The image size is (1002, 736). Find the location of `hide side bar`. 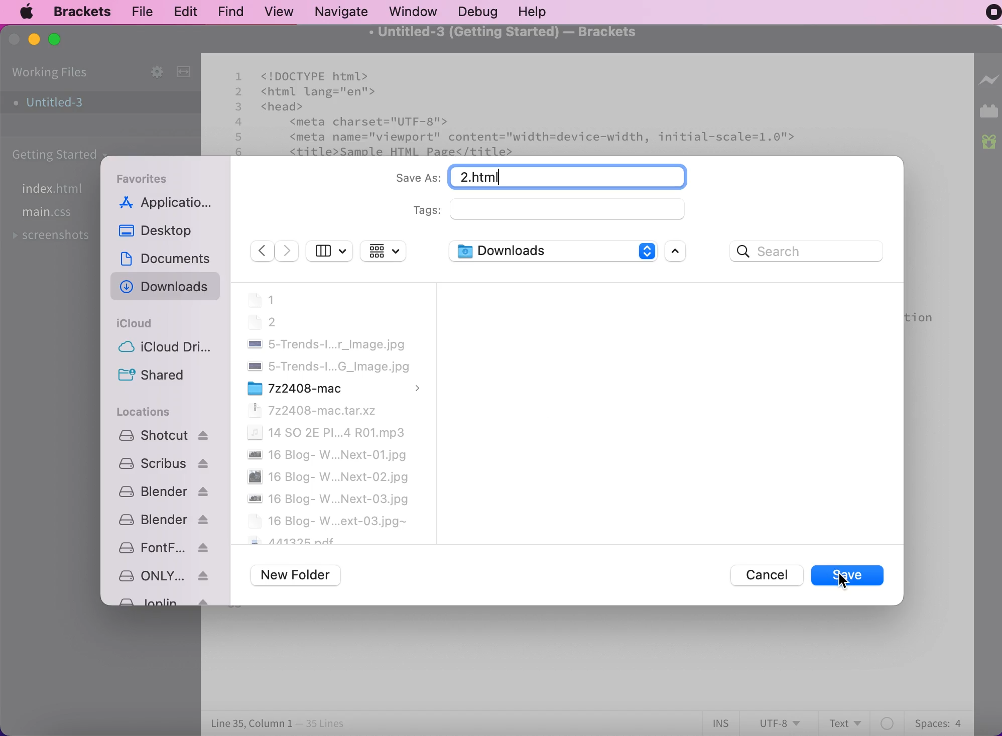

hide side bar is located at coordinates (330, 252).